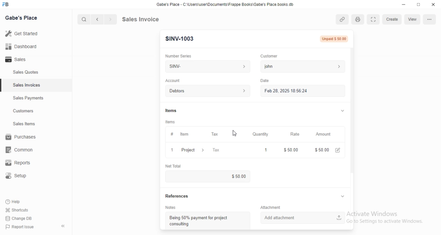  I want to click on SINV-, so click(207, 66).